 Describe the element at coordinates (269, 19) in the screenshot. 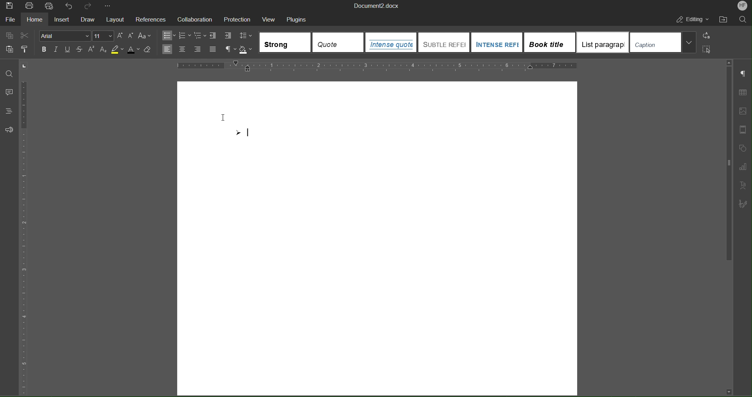

I see `View` at that location.